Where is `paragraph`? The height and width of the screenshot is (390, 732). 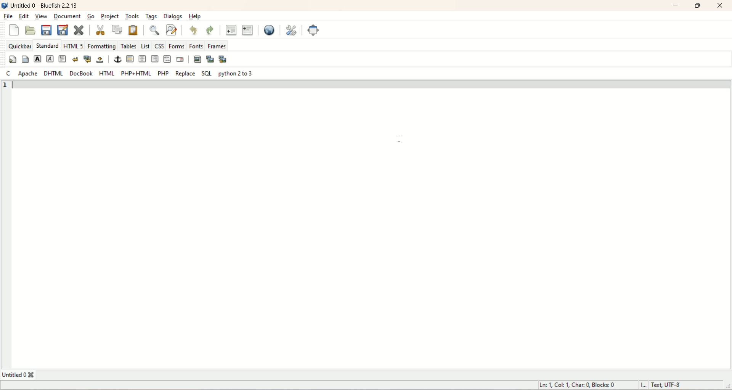 paragraph is located at coordinates (62, 60).